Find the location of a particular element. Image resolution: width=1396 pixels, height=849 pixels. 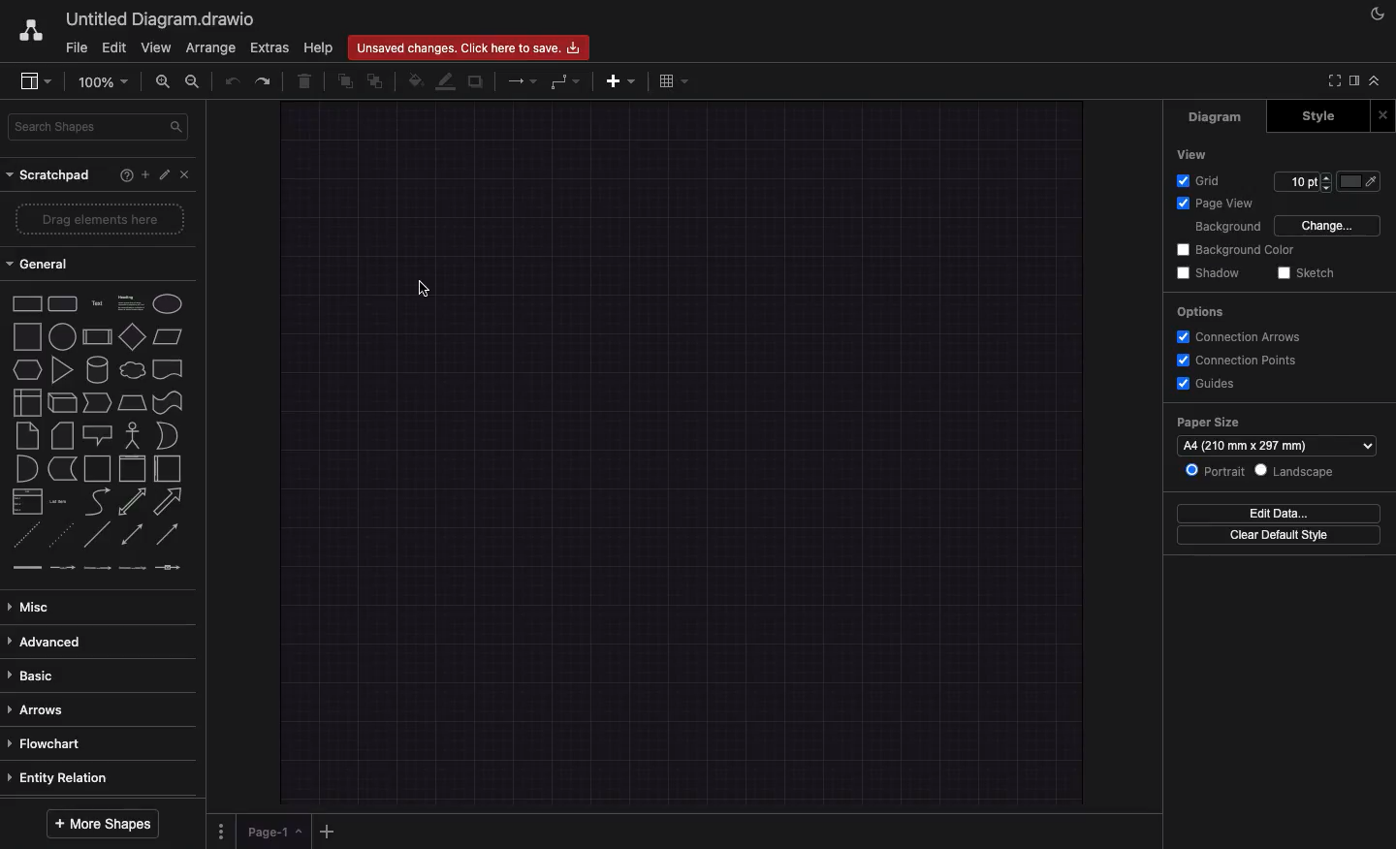

Night mode is located at coordinates (1380, 12).